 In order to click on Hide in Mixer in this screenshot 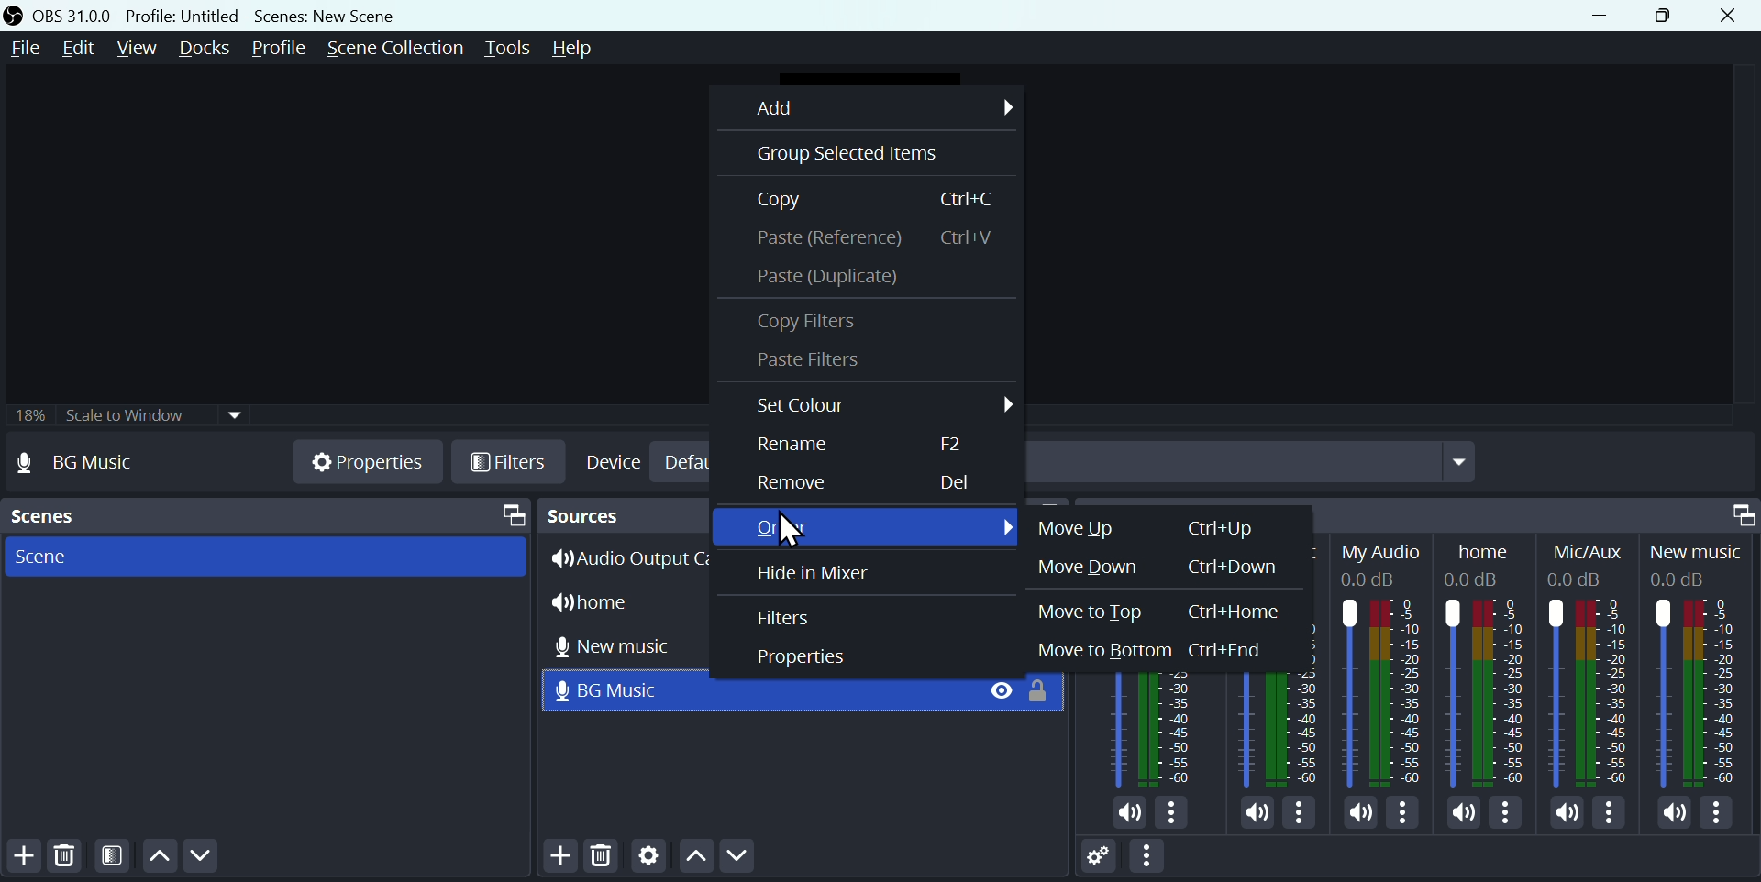, I will do `click(813, 571)`.